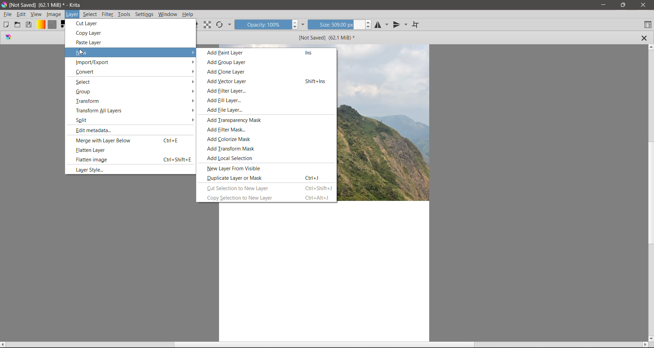  I want to click on Group, so click(135, 92).